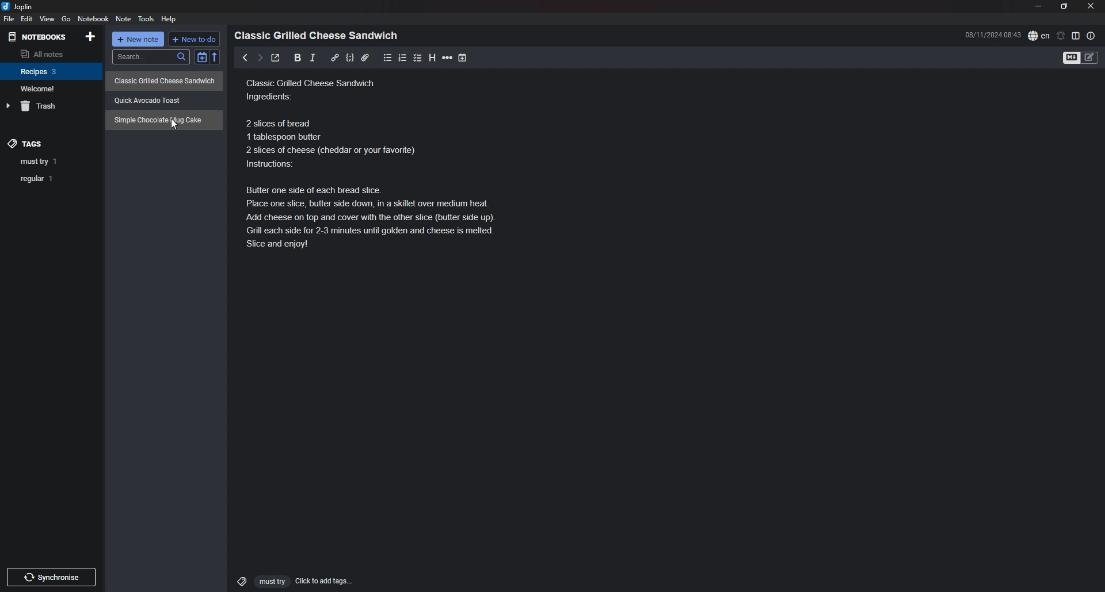  I want to click on reverse sort order, so click(217, 57).